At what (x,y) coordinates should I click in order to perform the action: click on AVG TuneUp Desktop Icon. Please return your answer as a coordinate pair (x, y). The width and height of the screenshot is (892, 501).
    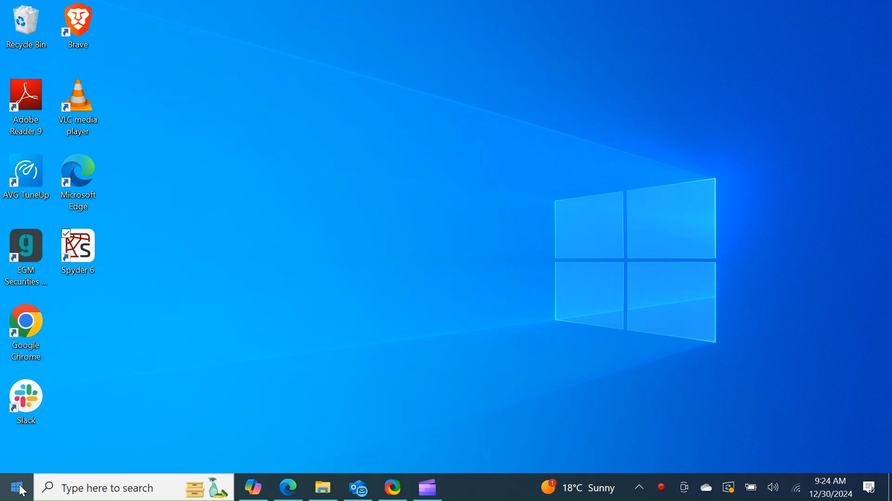
    Looking at the image, I should click on (27, 186).